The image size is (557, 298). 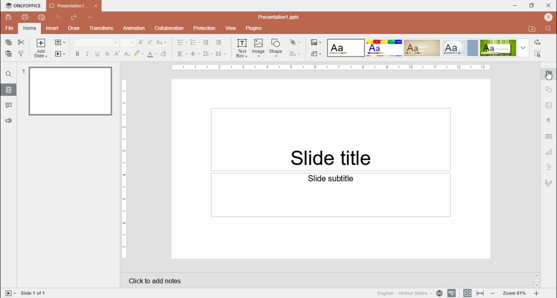 What do you see at coordinates (550, 90) in the screenshot?
I see `shape settings` at bounding box center [550, 90].